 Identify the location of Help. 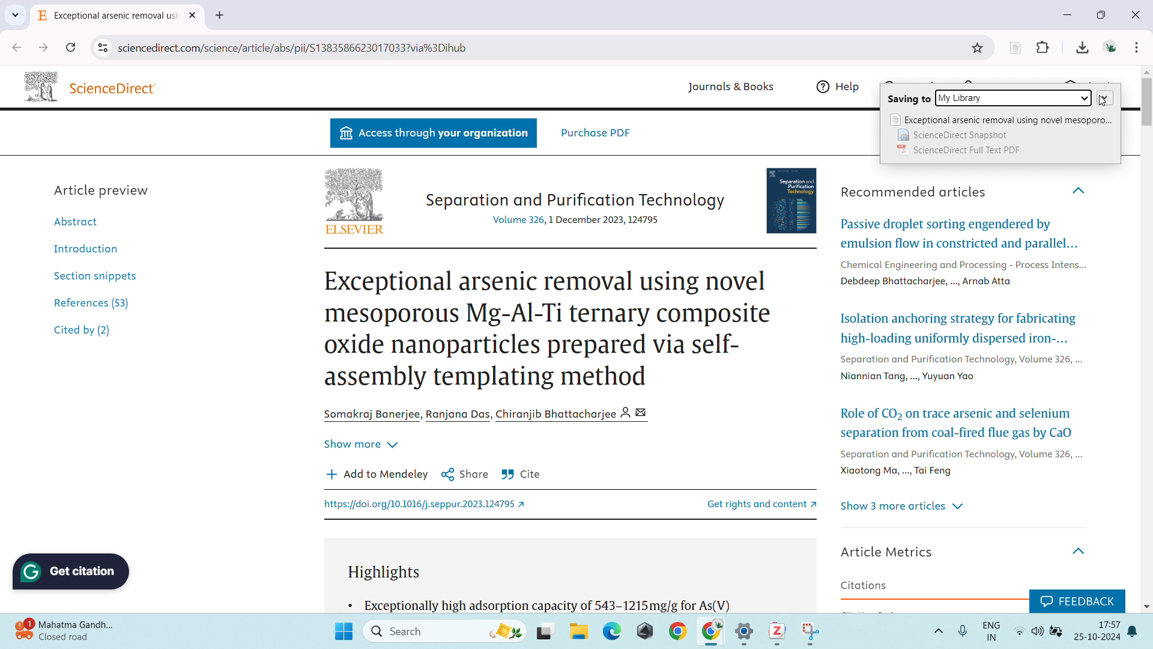
(841, 87).